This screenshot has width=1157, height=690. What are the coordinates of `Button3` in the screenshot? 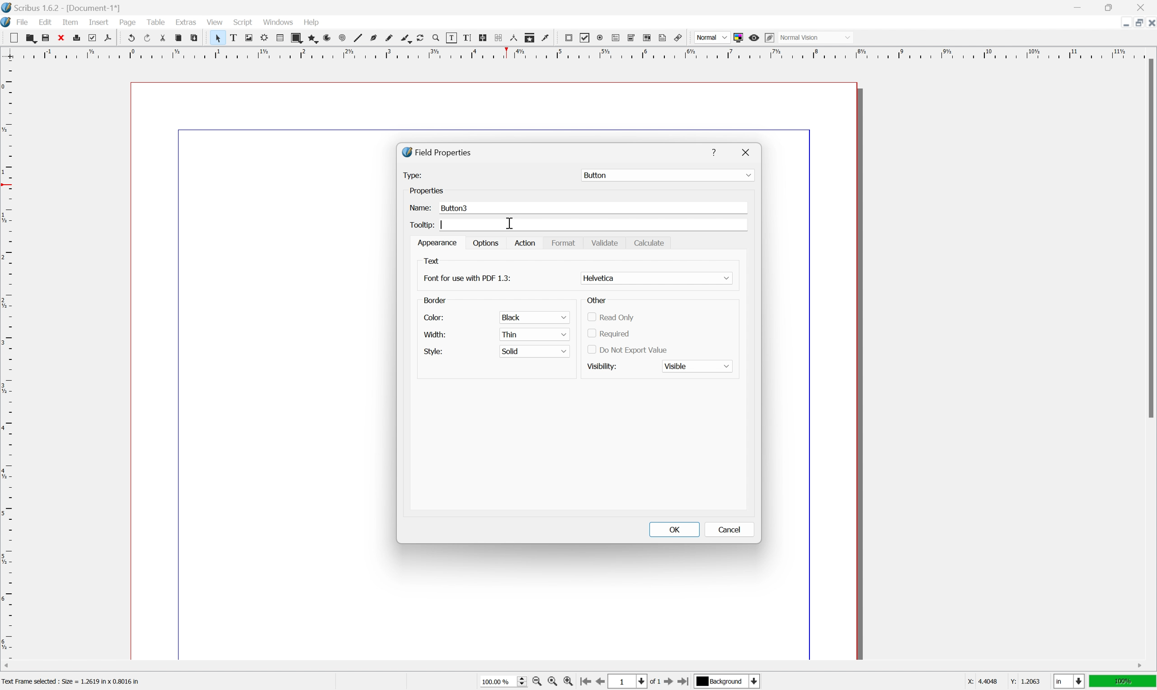 It's located at (465, 206).